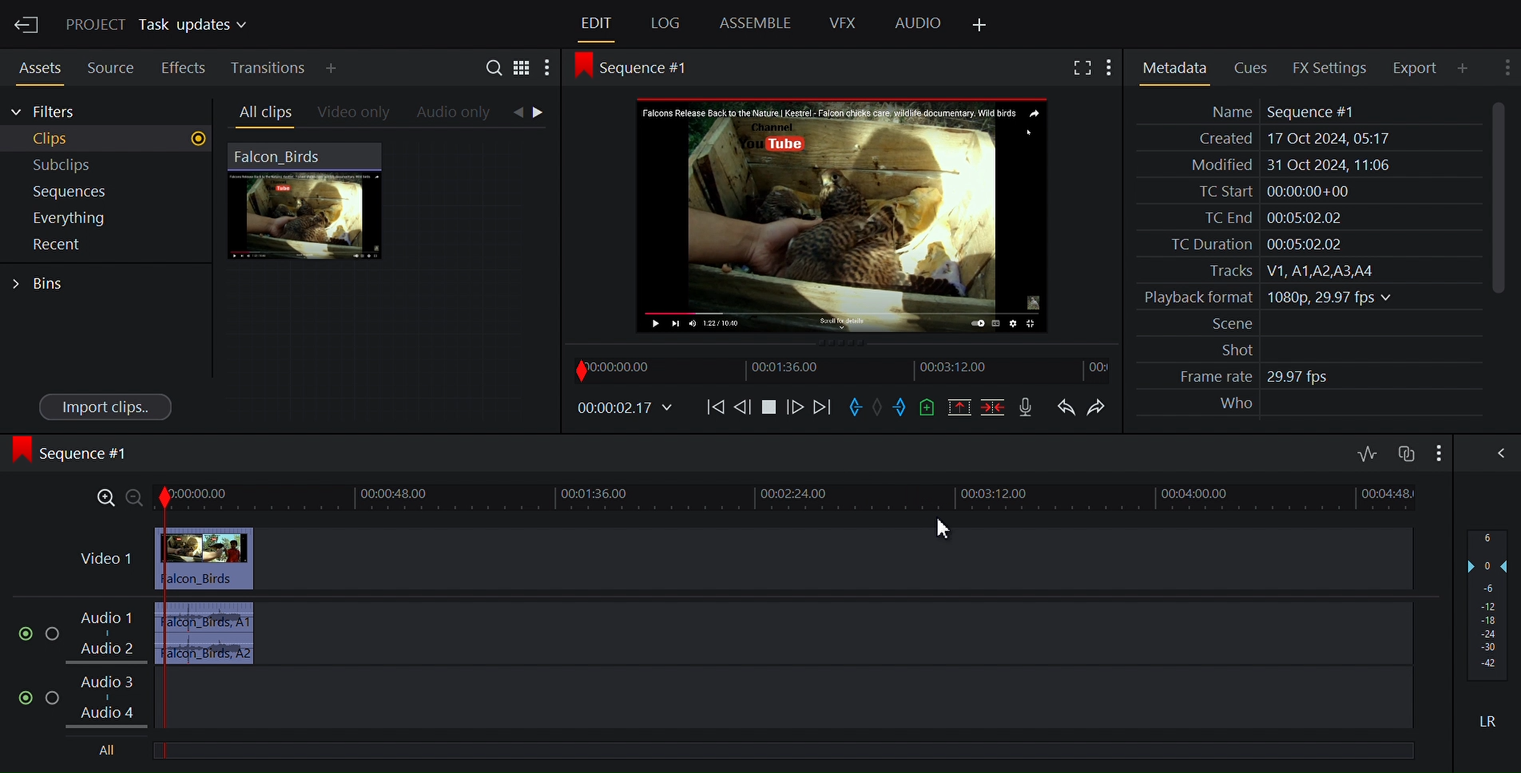 The image size is (1521, 773). Describe the element at coordinates (1028, 407) in the screenshot. I see `Record voice over` at that location.